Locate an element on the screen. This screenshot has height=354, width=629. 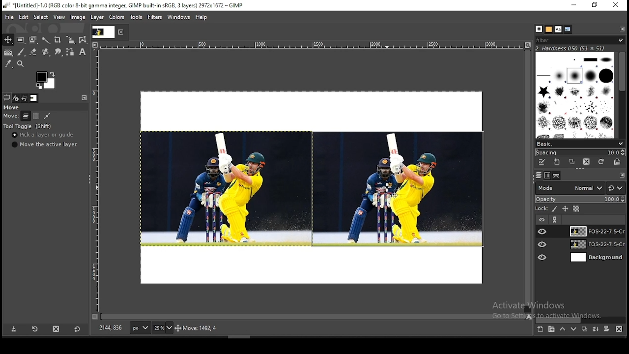
crop tool is located at coordinates (57, 39).